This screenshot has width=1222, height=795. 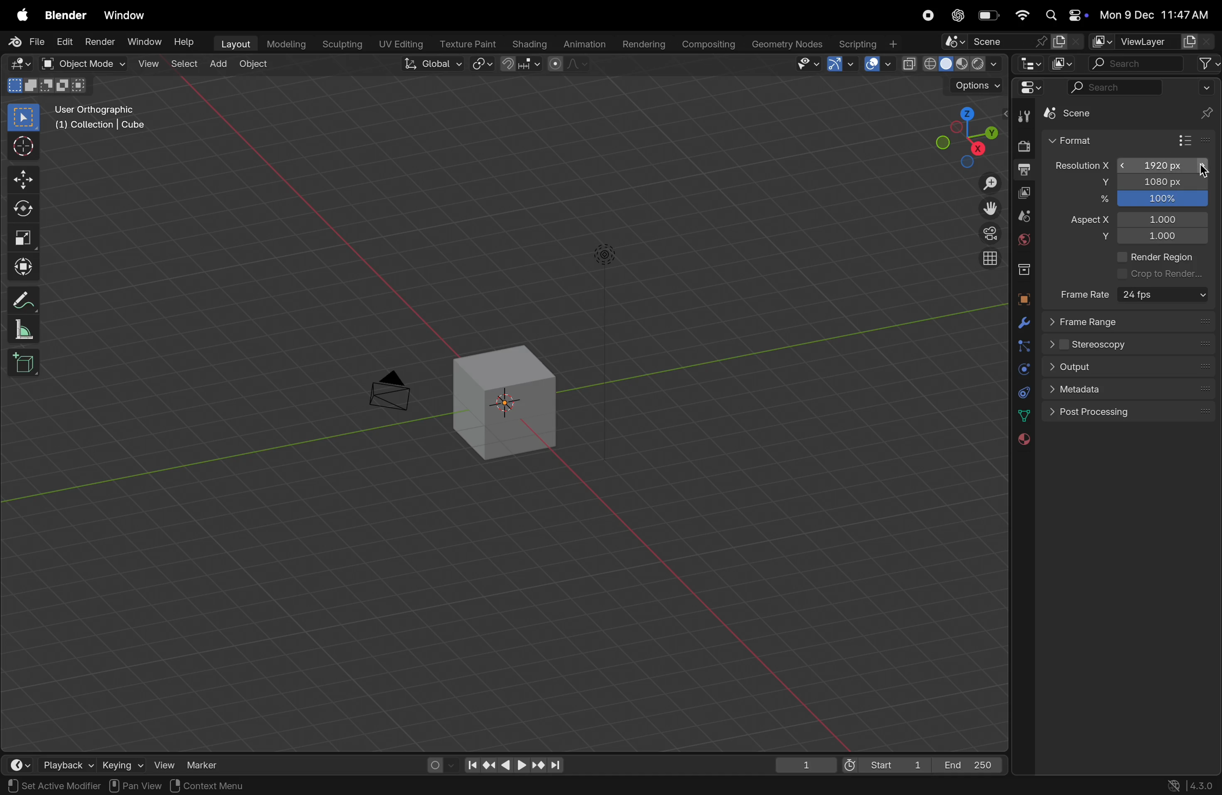 What do you see at coordinates (1066, 14) in the screenshot?
I see `apple widgets` at bounding box center [1066, 14].